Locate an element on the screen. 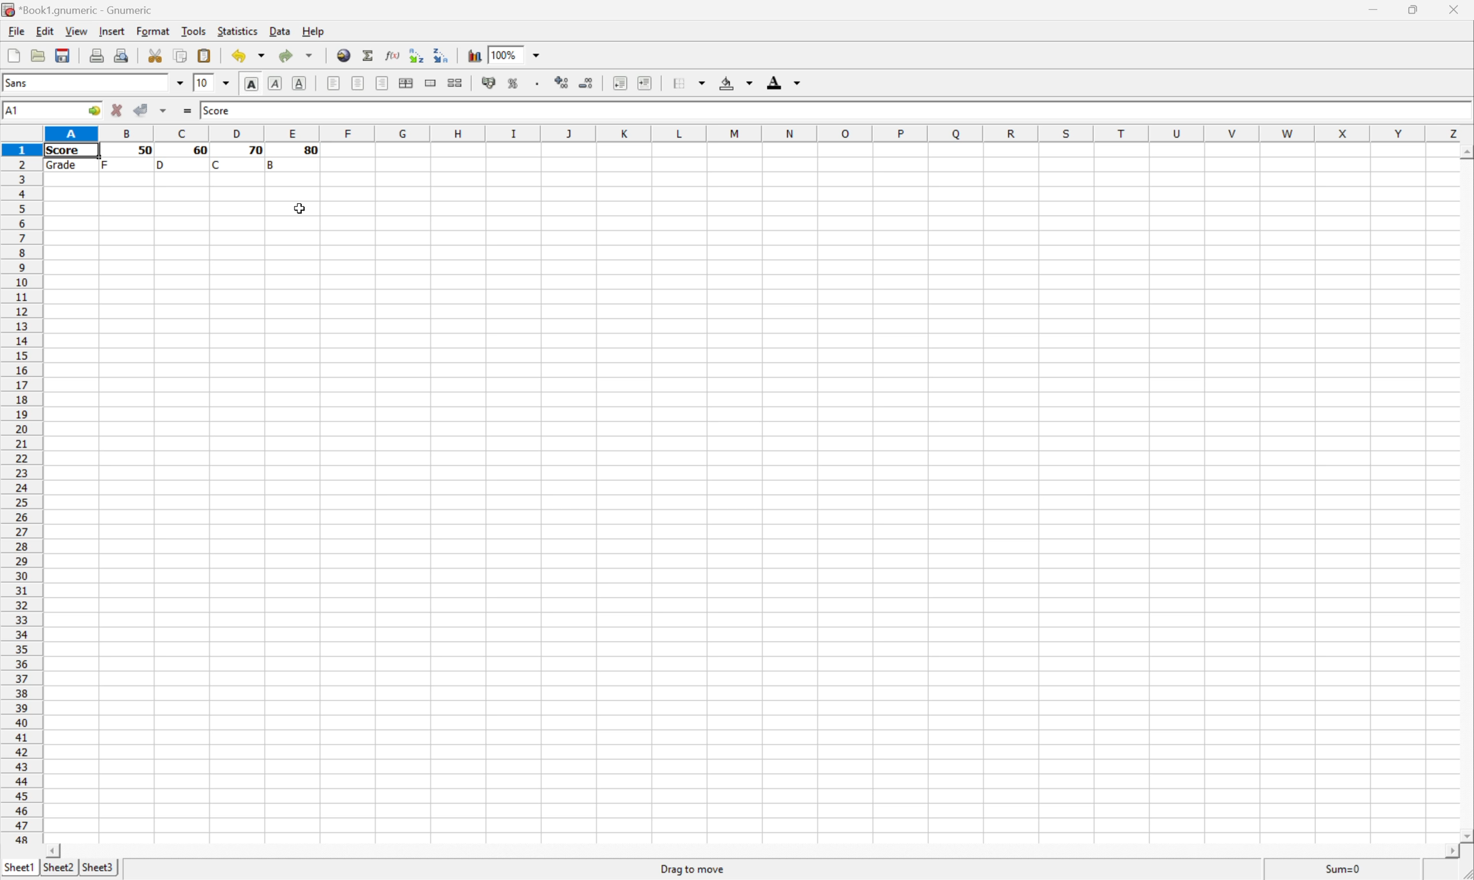  Data is located at coordinates (279, 30).